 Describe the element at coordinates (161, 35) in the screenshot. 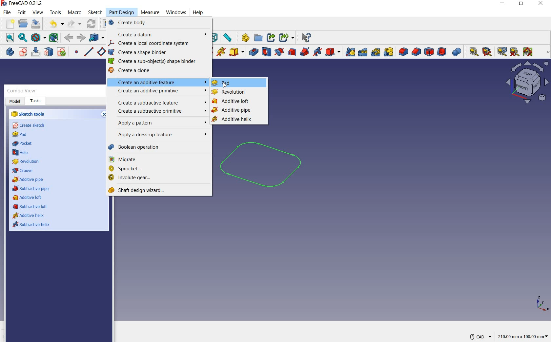

I see `create a datum` at that location.